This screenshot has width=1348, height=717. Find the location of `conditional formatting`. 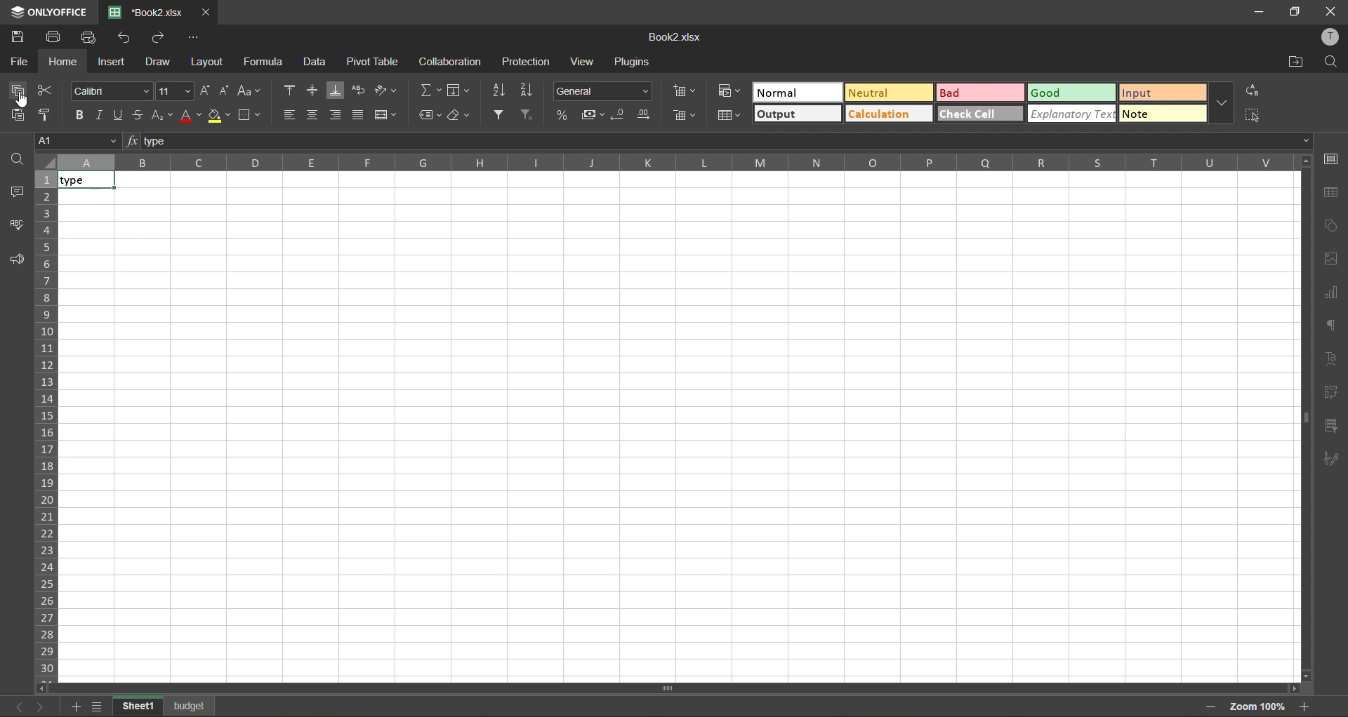

conditional formatting is located at coordinates (729, 91).